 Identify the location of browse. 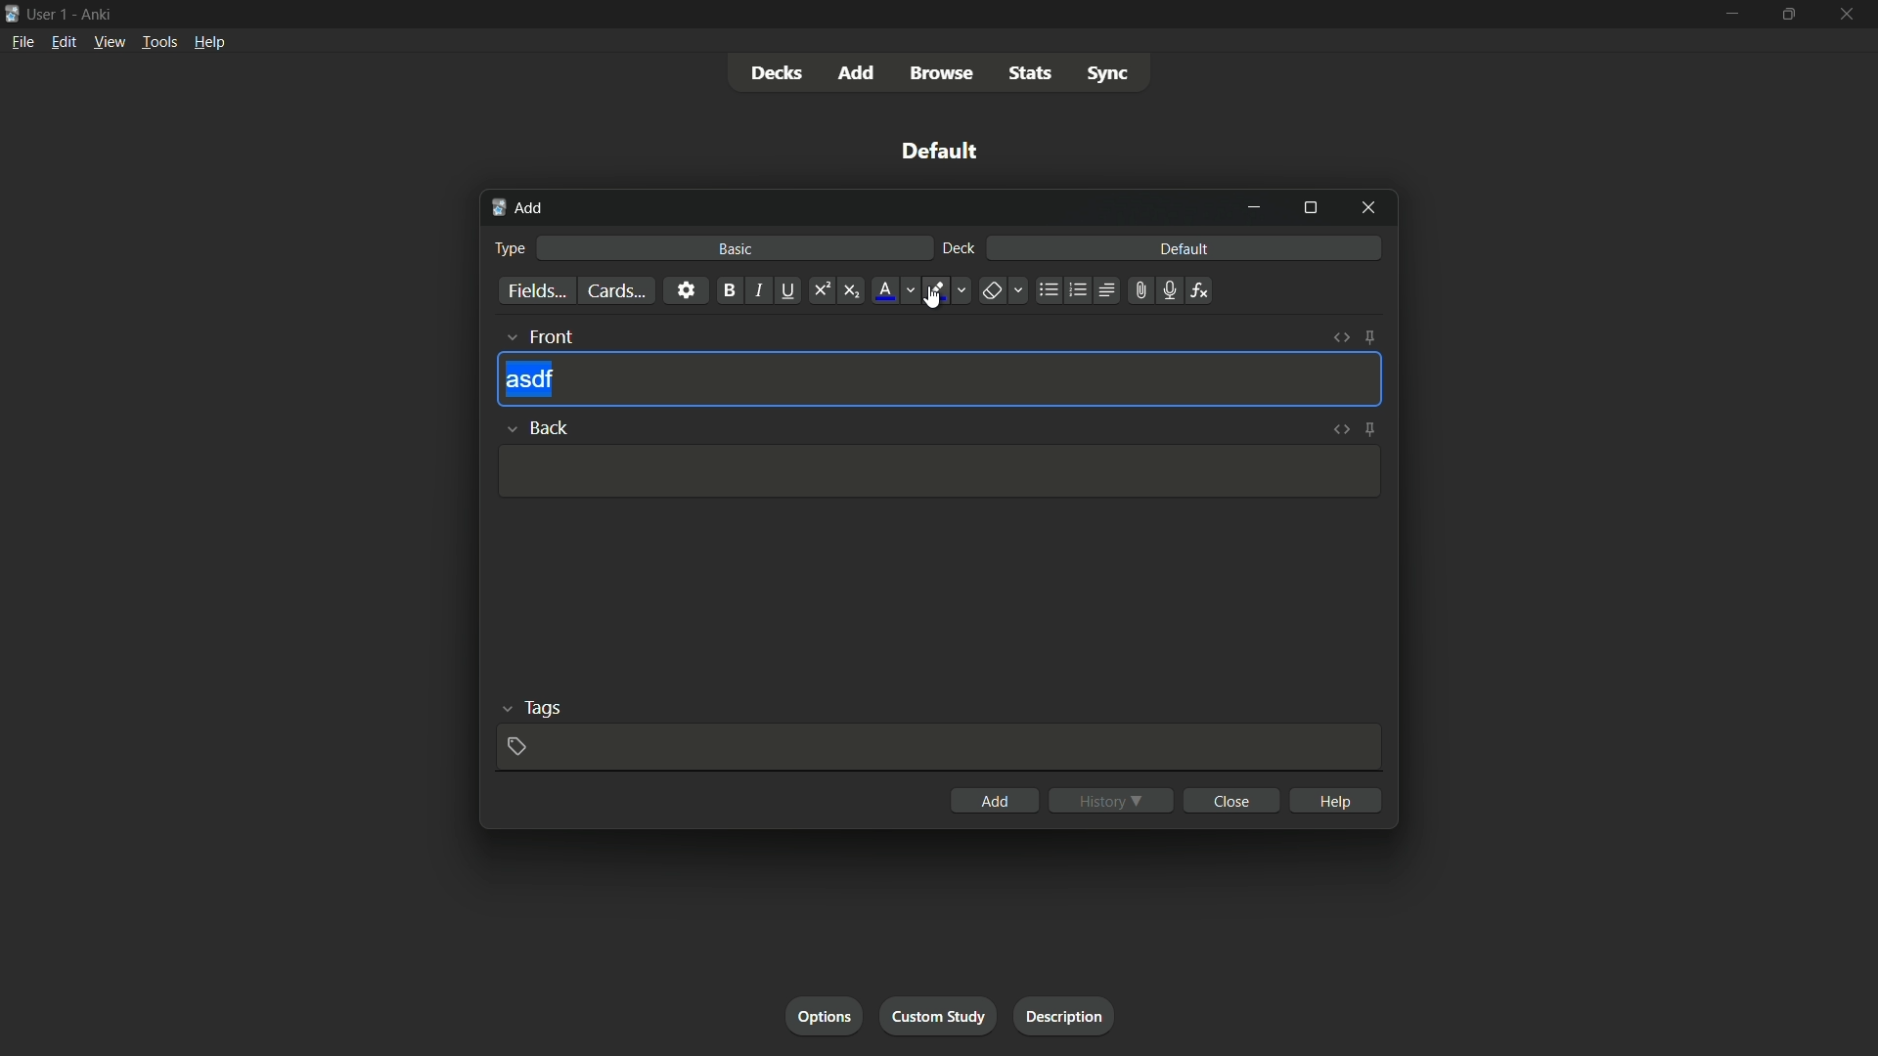
(942, 73).